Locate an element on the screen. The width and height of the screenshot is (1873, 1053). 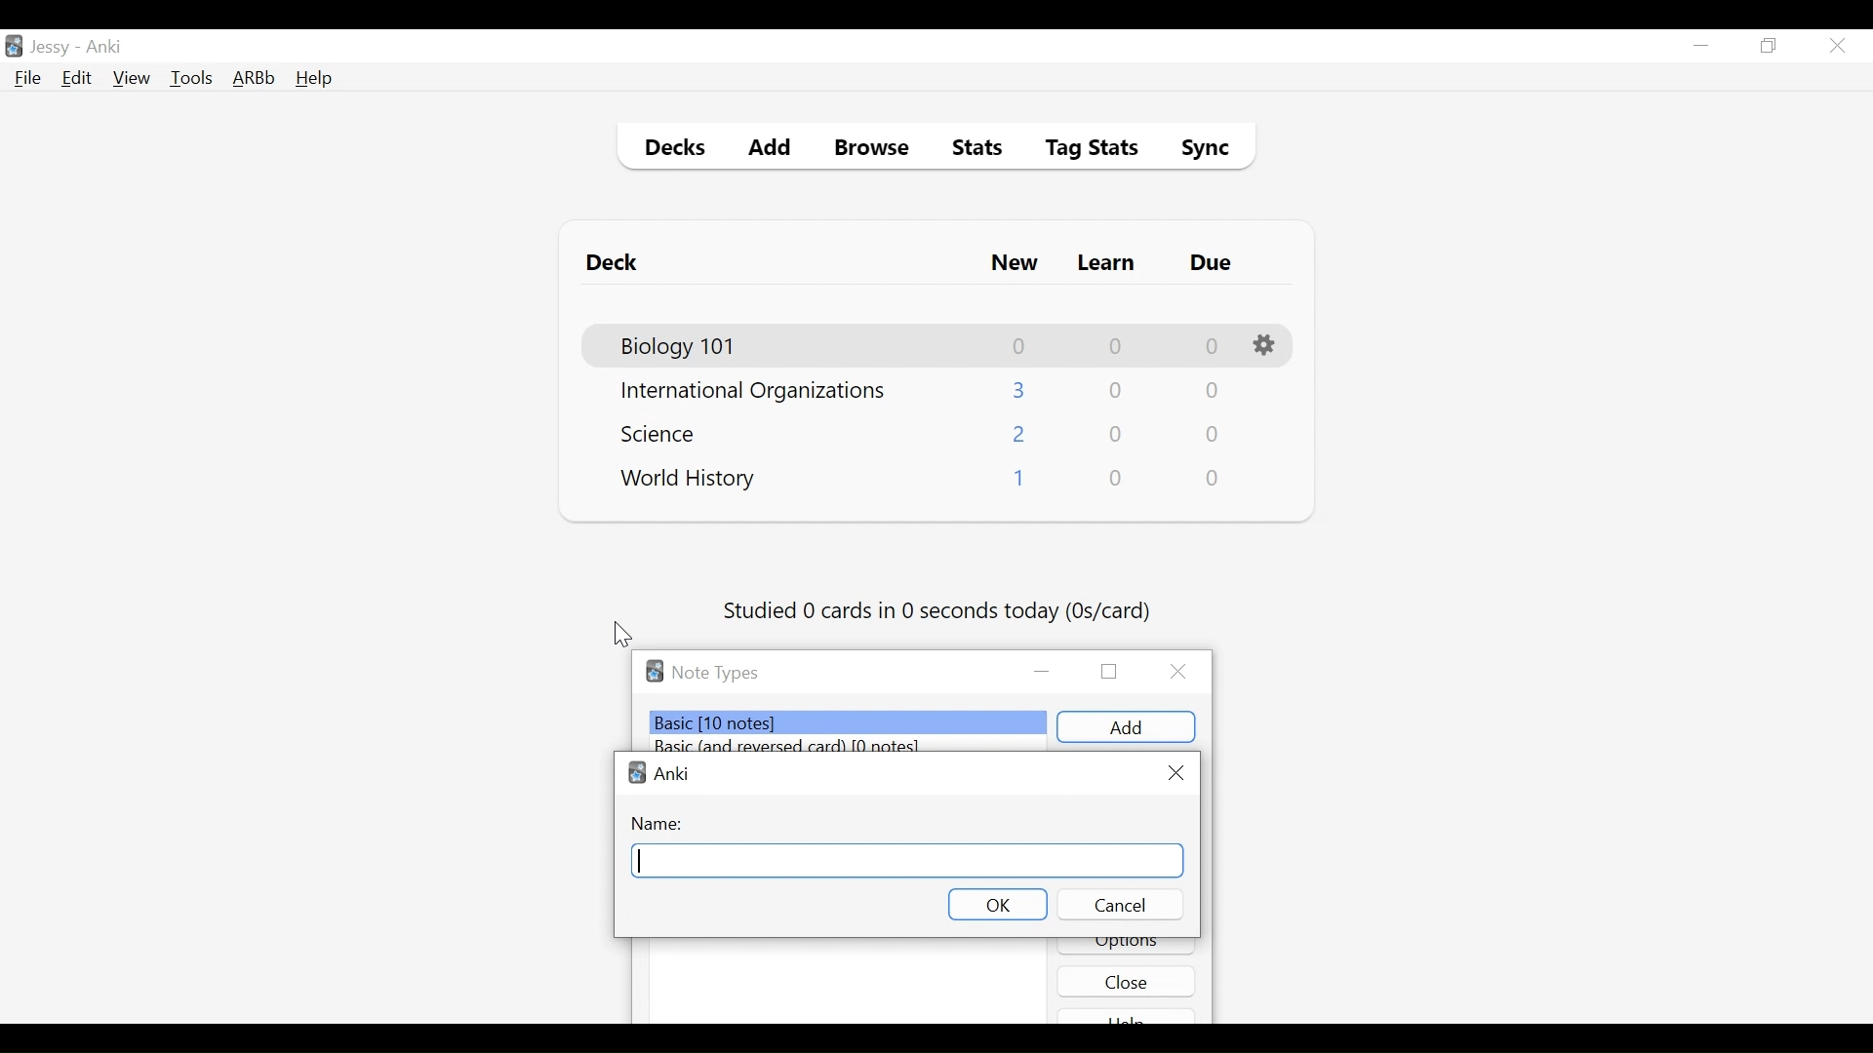
Learn is located at coordinates (1105, 264).